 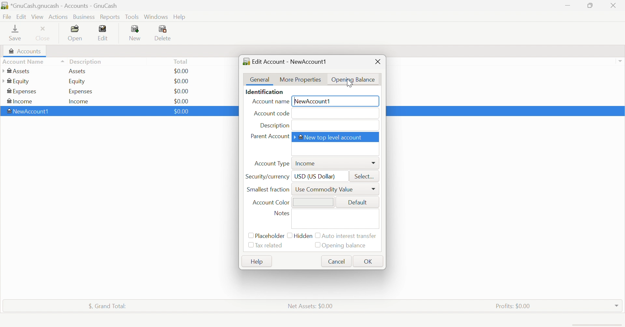 What do you see at coordinates (250, 246) in the screenshot?
I see `Checkbox` at bounding box center [250, 246].